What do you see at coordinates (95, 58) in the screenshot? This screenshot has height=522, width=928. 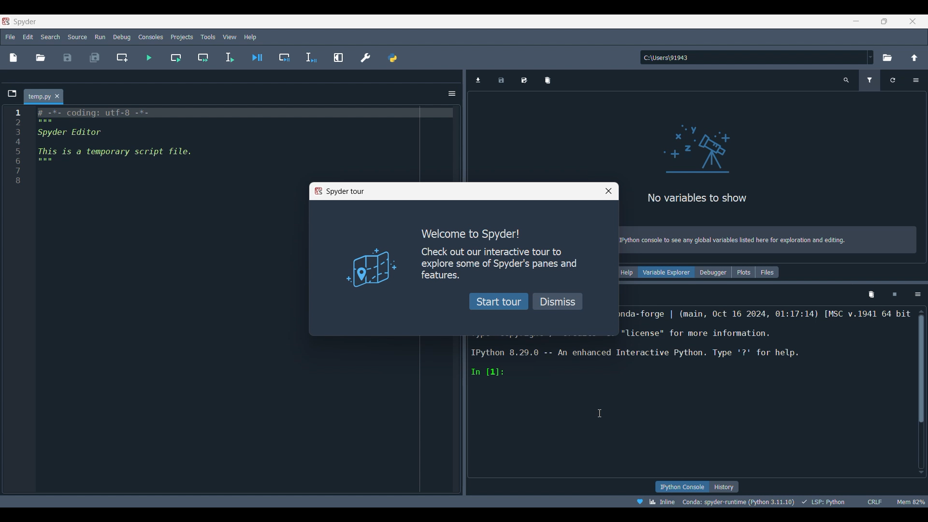 I see `Save everything` at bounding box center [95, 58].